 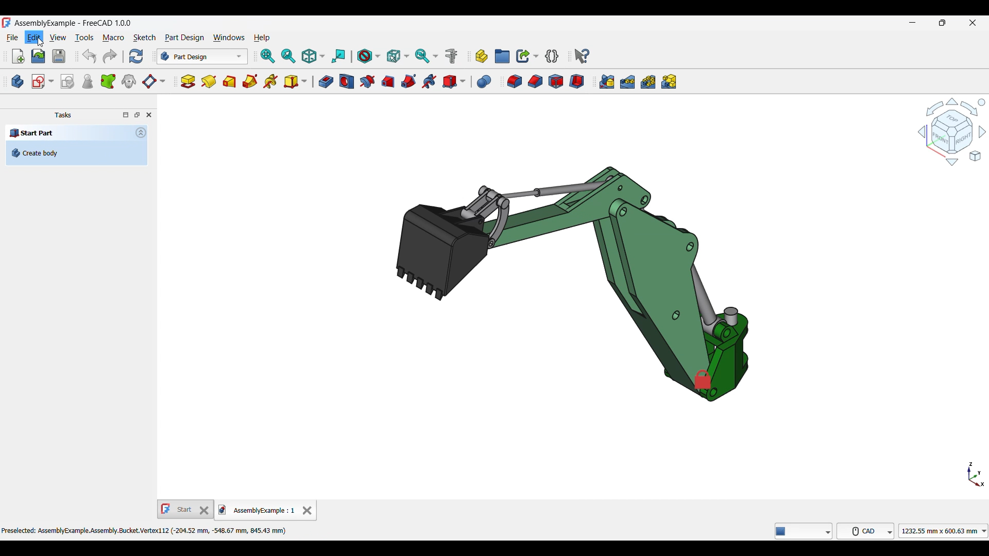 I want to click on Pocket, so click(x=326, y=82).